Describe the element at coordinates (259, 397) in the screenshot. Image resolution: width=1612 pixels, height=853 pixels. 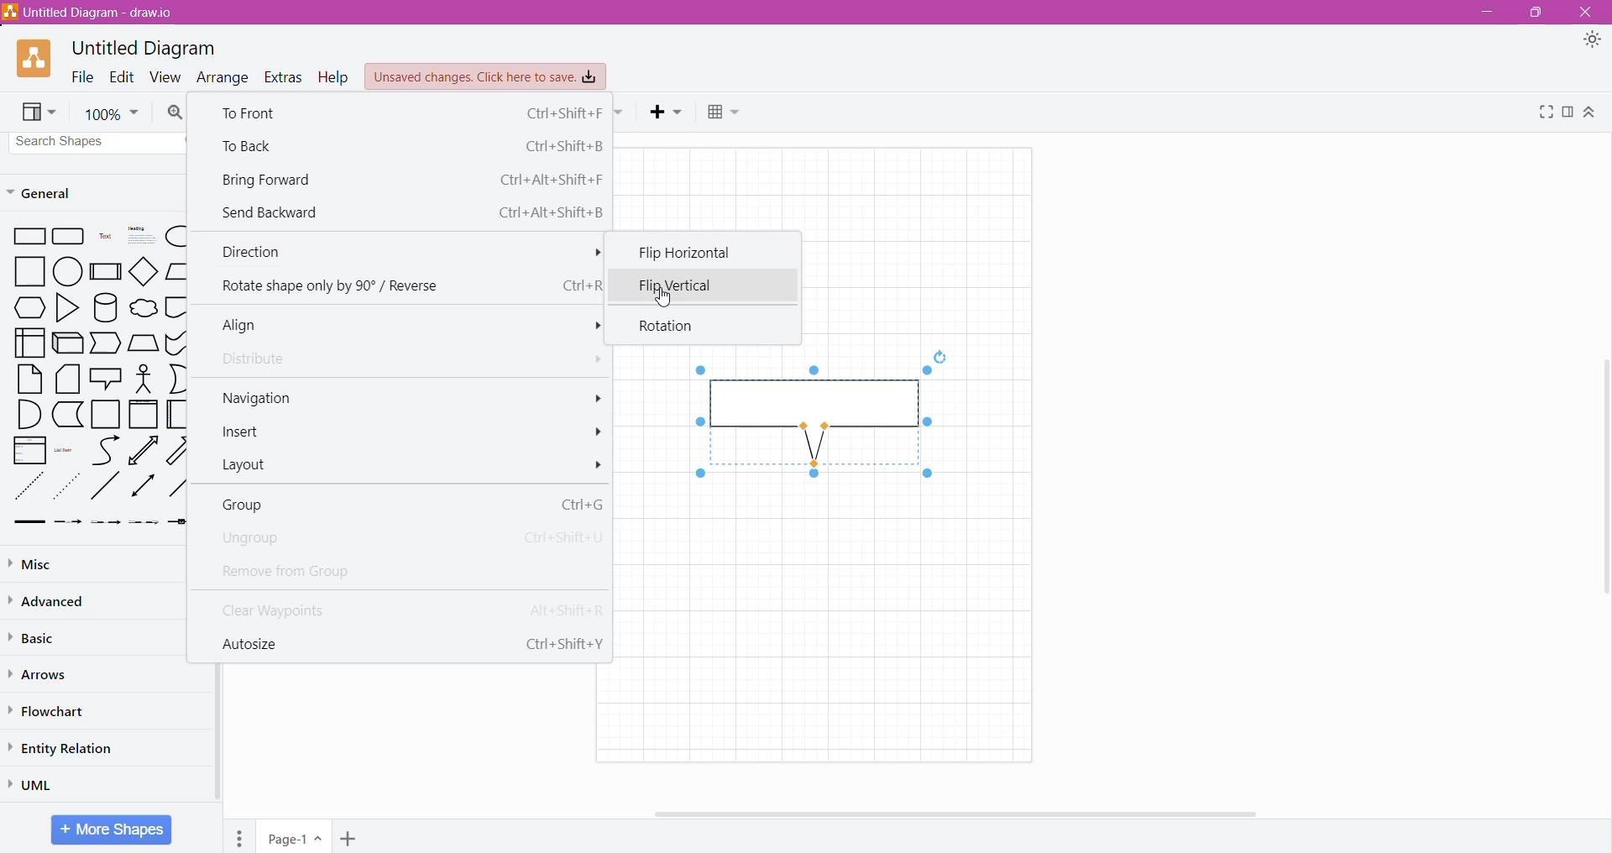
I see `Navigation` at that location.